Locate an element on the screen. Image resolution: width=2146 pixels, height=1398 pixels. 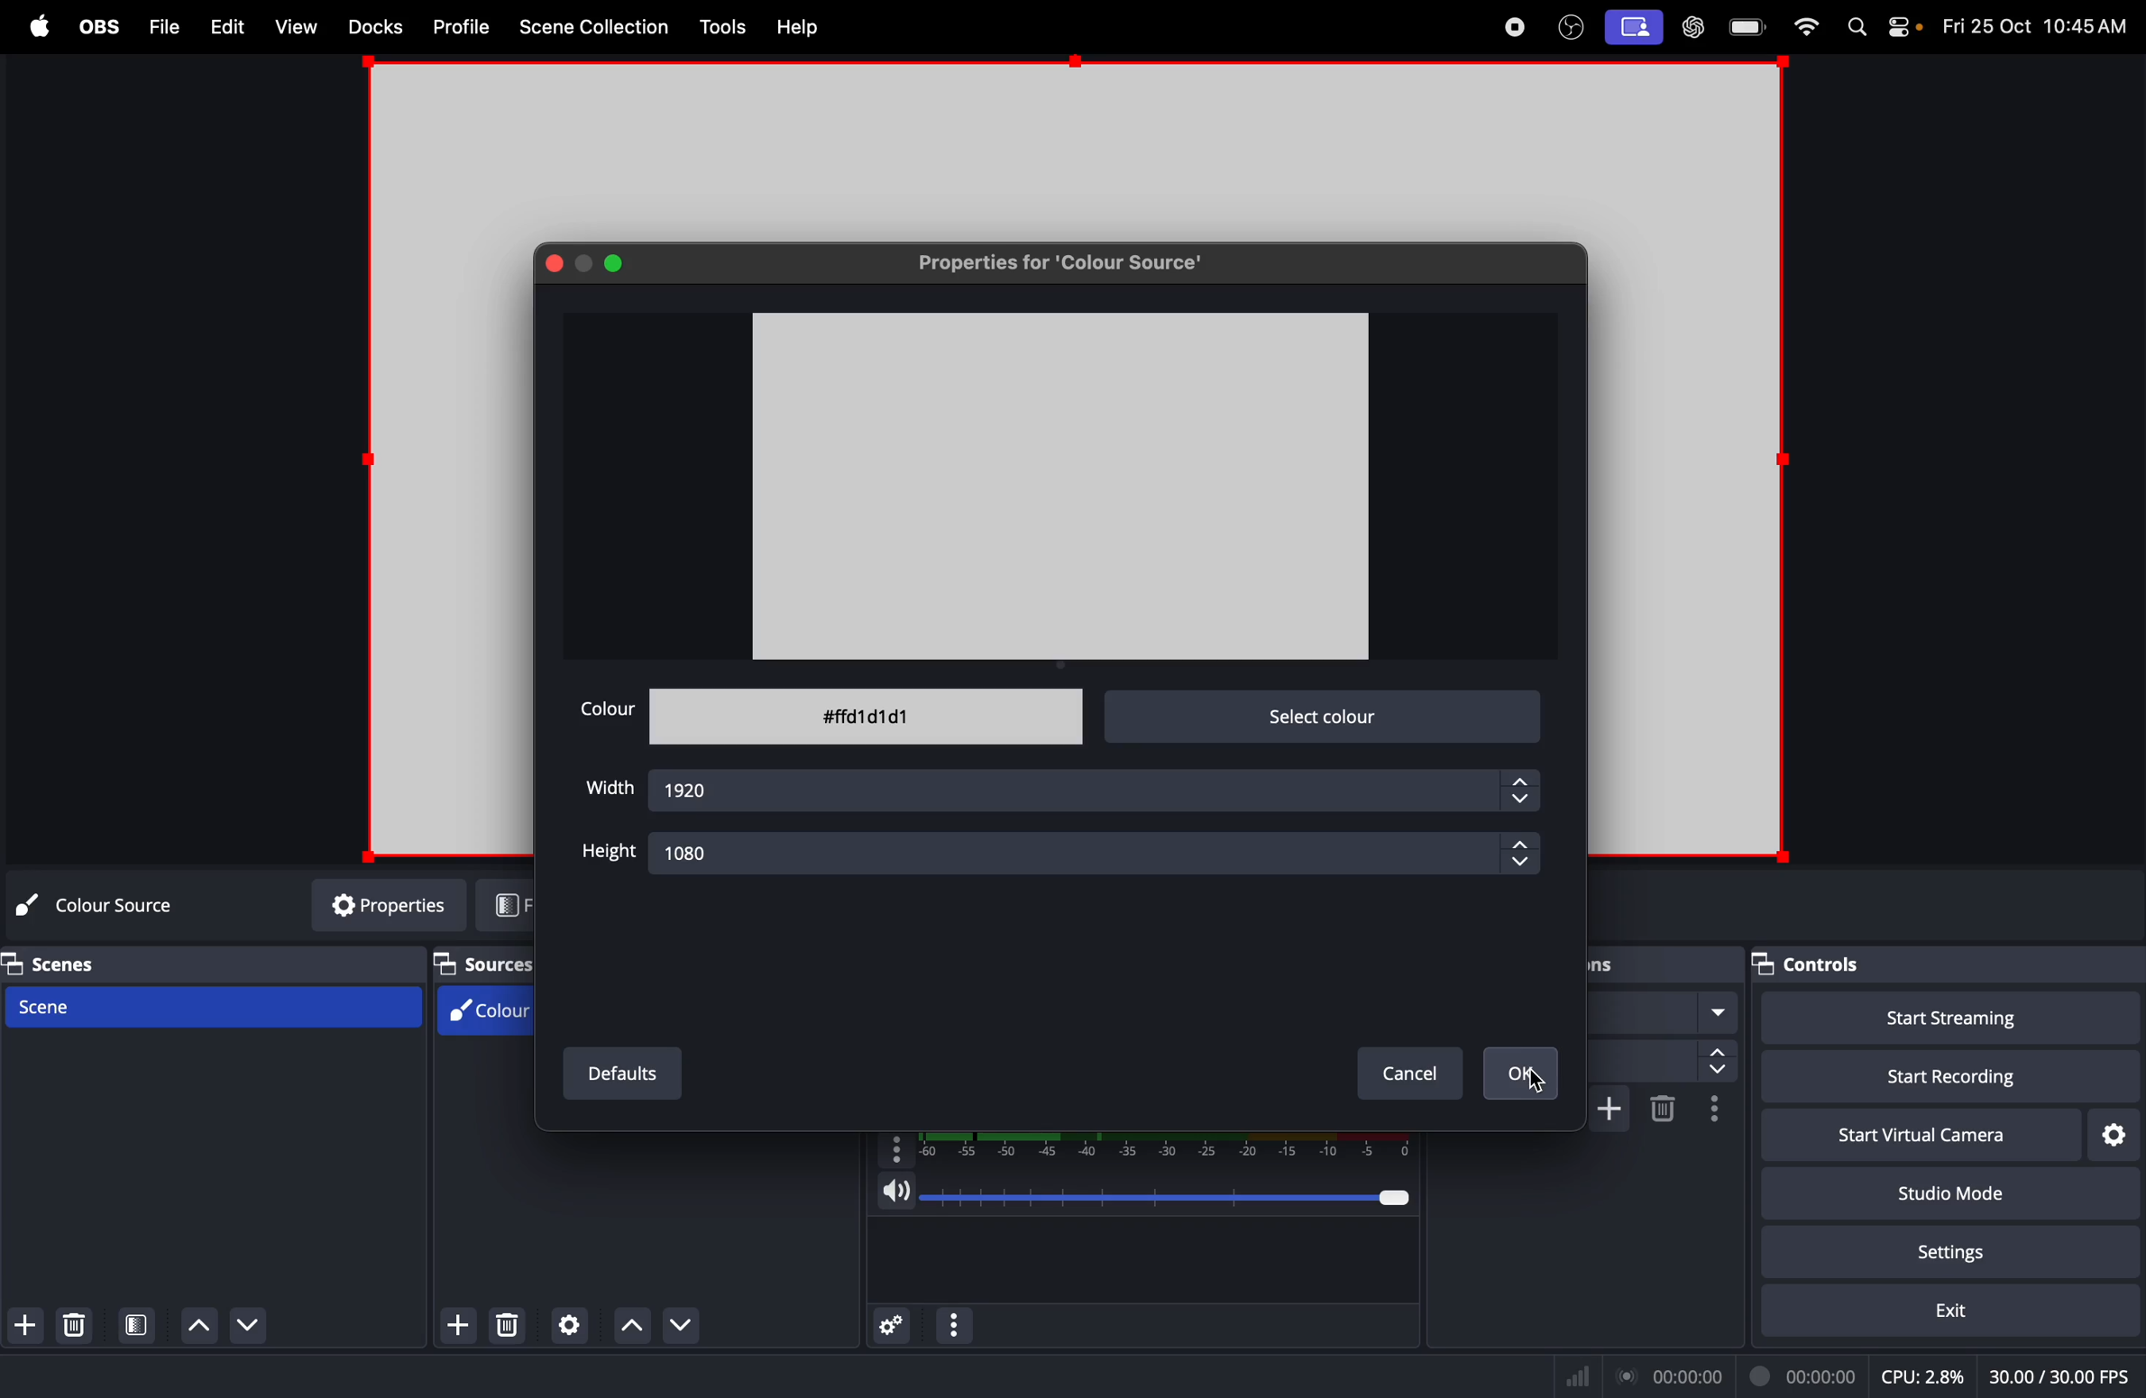
select color is located at coordinates (1325, 717).